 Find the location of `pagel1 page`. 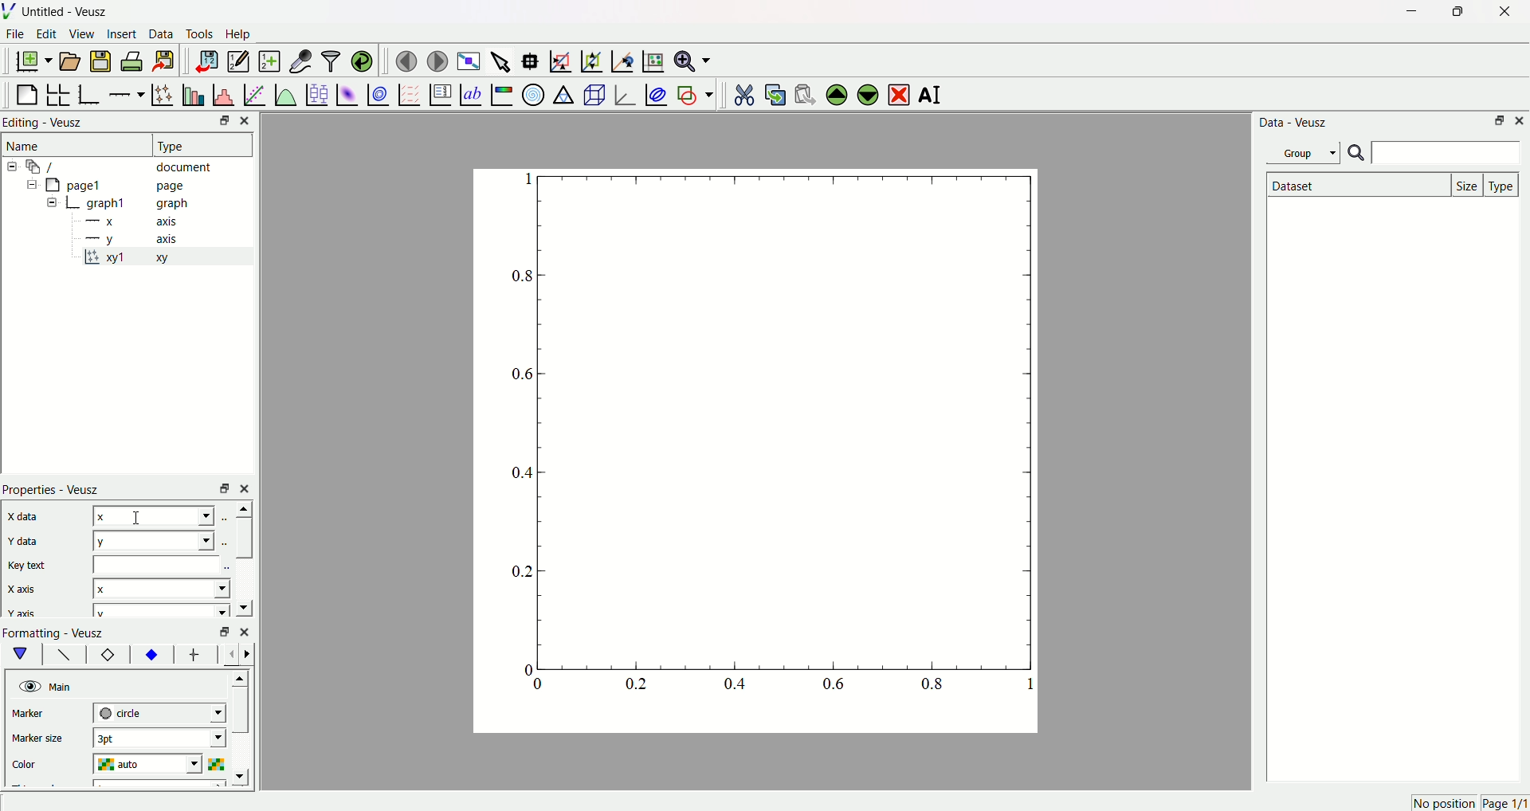

pagel1 page is located at coordinates (127, 185).